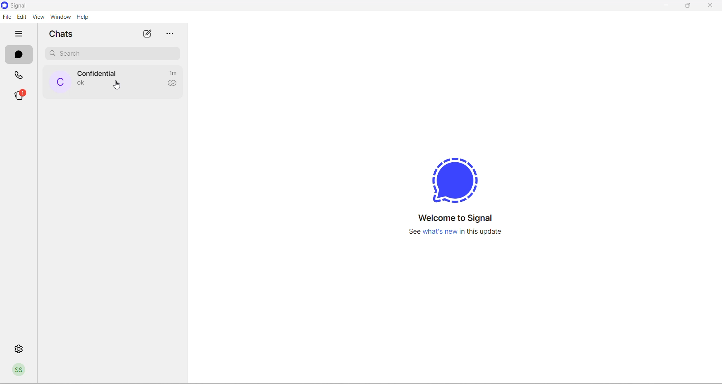 This screenshot has height=384, width=722. Describe the element at coordinates (20, 348) in the screenshot. I see `settings` at that location.